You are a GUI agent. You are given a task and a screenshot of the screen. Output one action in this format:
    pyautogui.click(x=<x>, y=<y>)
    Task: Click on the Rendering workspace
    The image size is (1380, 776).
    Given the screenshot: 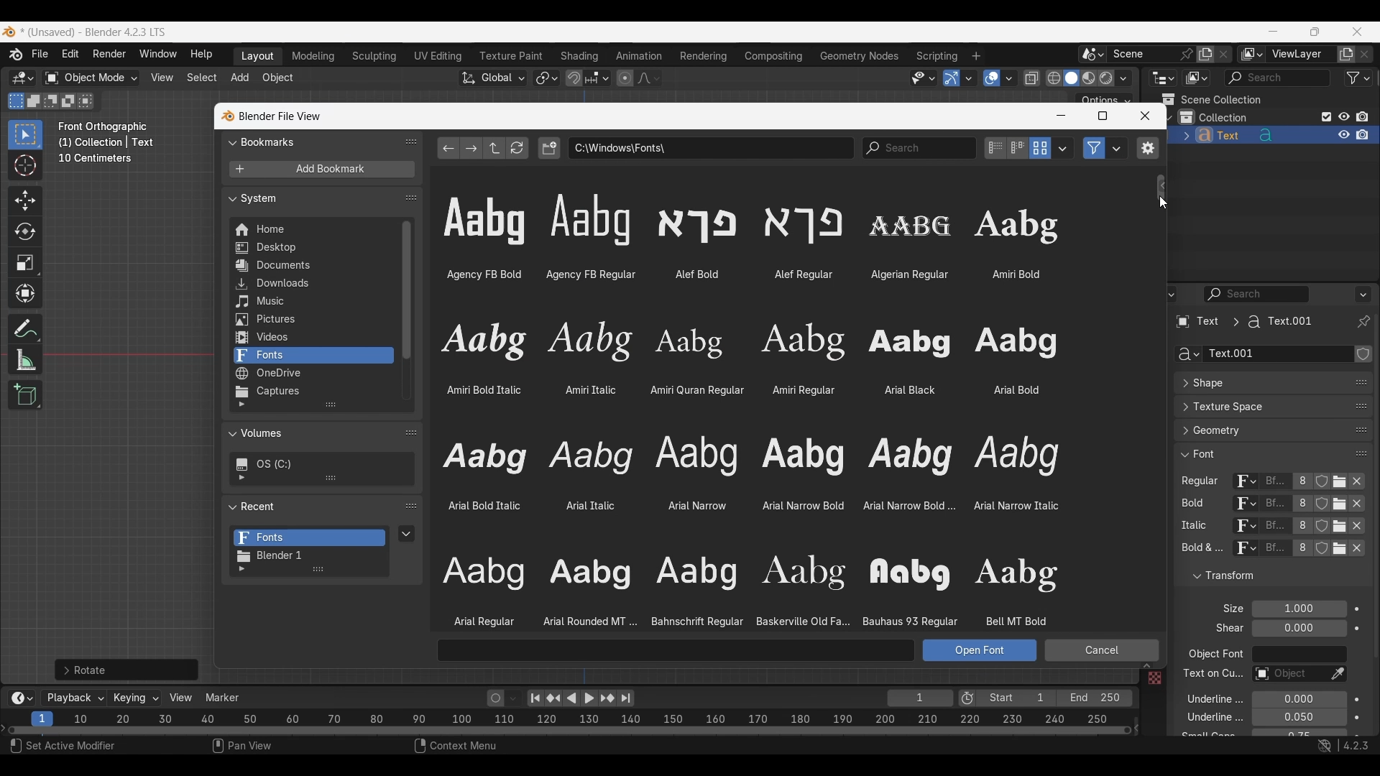 What is the action you would take?
    pyautogui.click(x=703, y=55)
    